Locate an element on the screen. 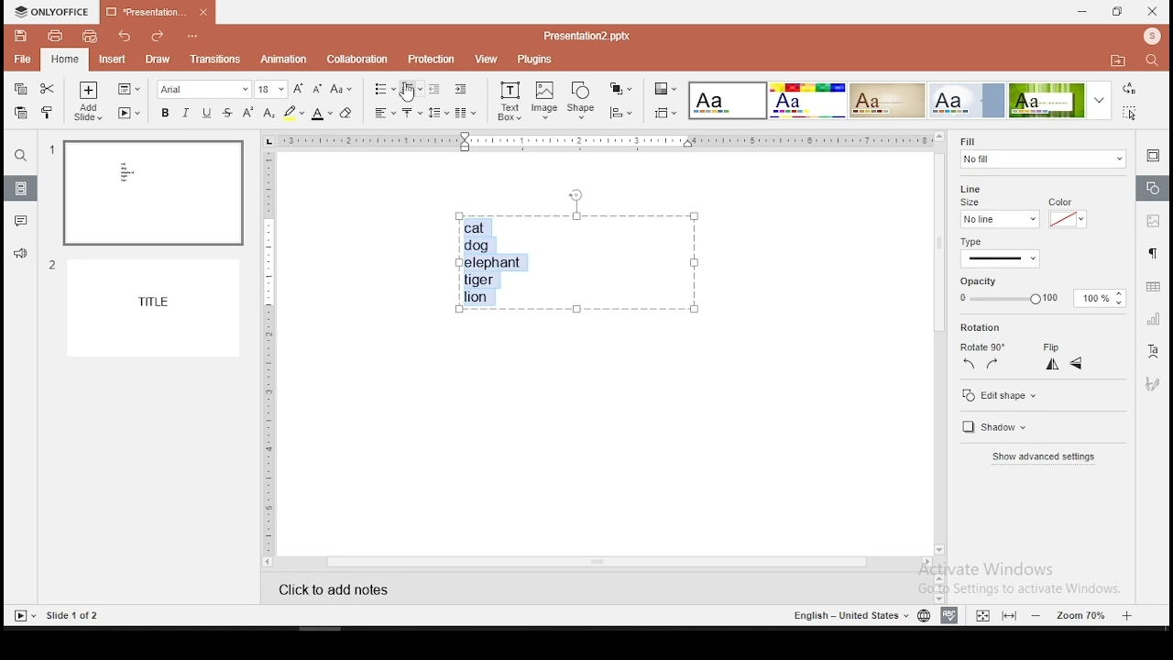 The width and height of the screenshot is (1173, 660). clone formatting is located at coordinates (48, 112).